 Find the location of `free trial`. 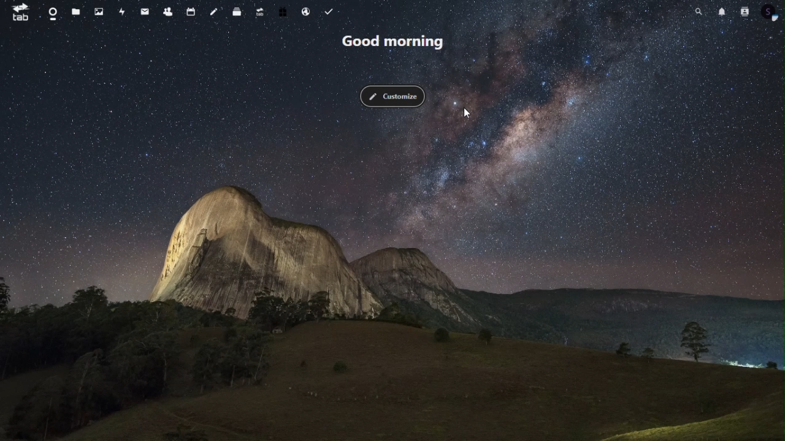

free trial is located at coordinates (285, 10).